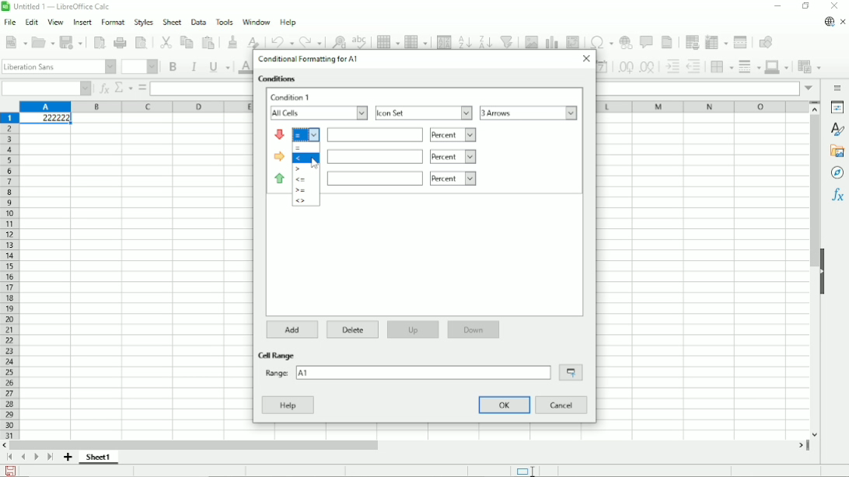 This screenshot has height=477, width=849. I want to click on Icon set, so click(424, 113).